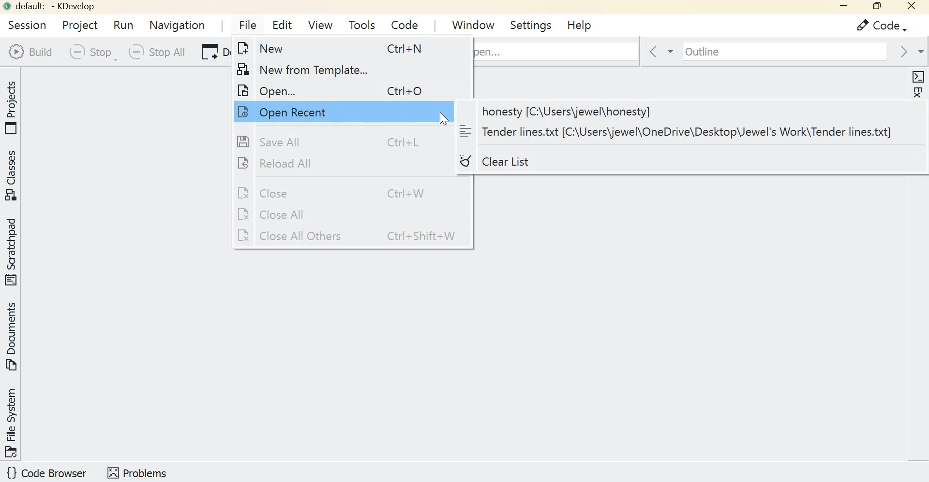 Image resolution: width=929 pixels, height=482 pixels. Describe the element at coordinates (332, 142) in the screenshot. I see `save all` at that location.